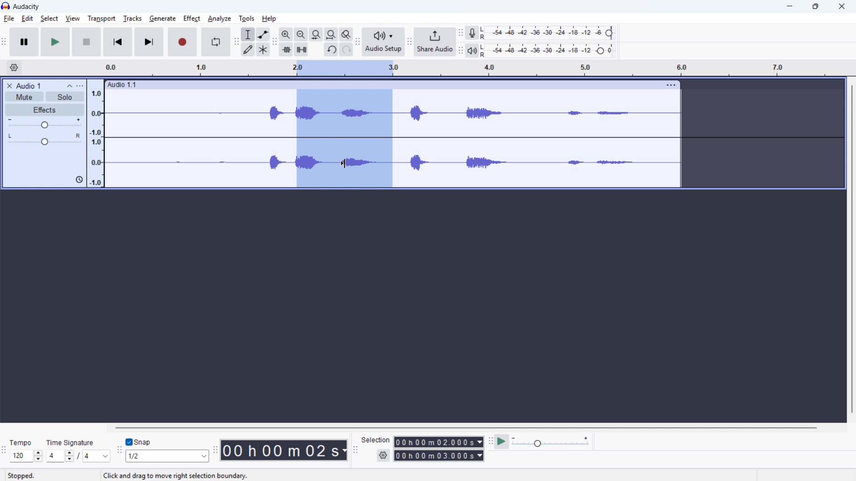 This screenshot has height=481, width=856. What do you see at coordinates (70, 441) in the screenshot?
I see `Time signature` at bounding box center [70, 441].